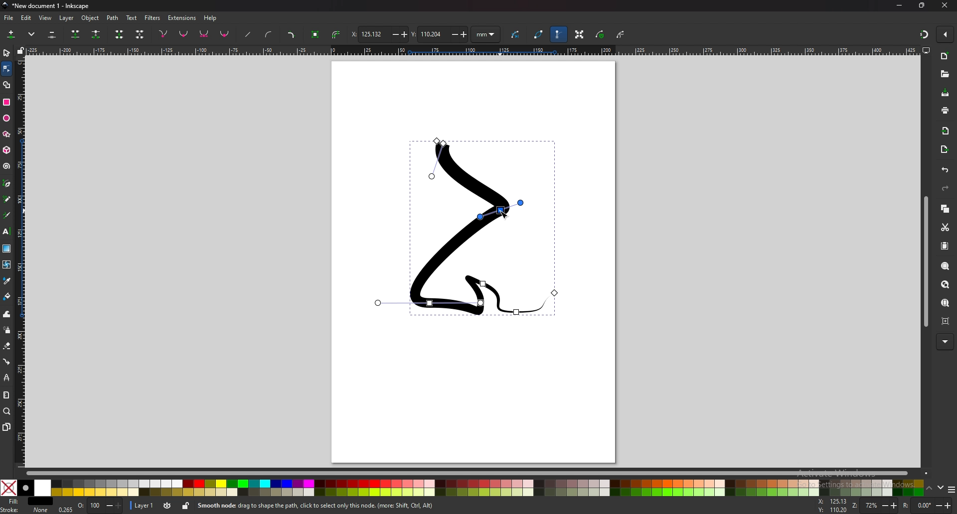 The width and height of the screenshot is (957, 514). Describe the element at coordinates (926, 261) in the screenshot. I see `scroll bar` at that location.